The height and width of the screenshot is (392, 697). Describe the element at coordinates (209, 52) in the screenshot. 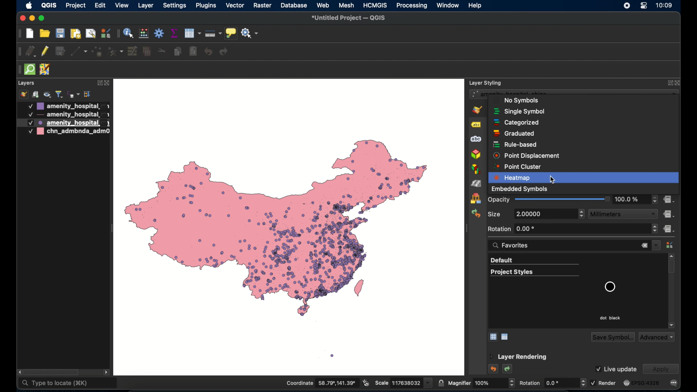

I see `undo` at that location.